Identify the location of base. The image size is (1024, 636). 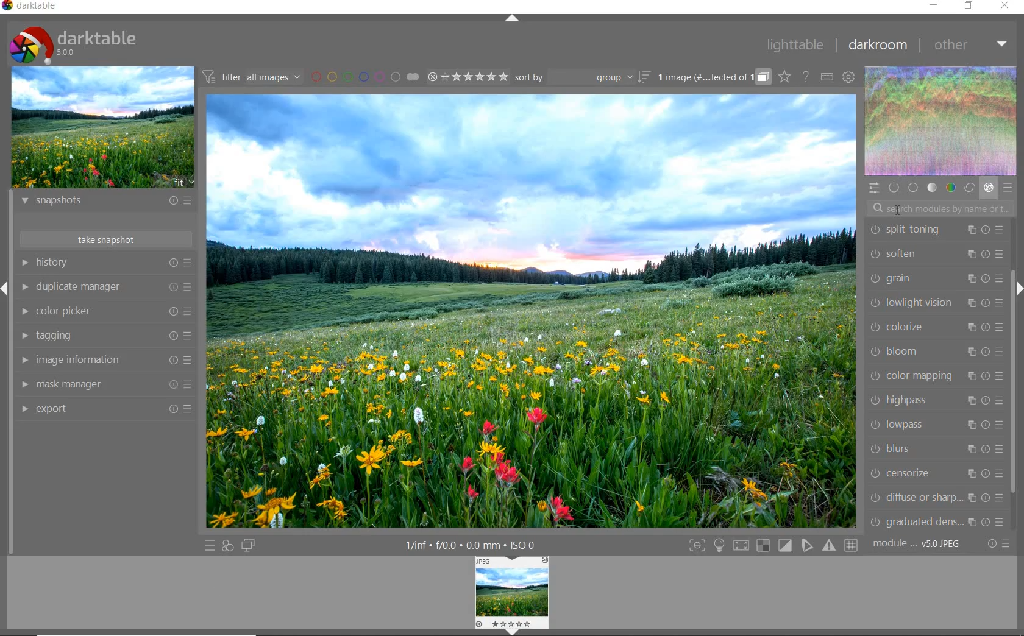
(913, 188).